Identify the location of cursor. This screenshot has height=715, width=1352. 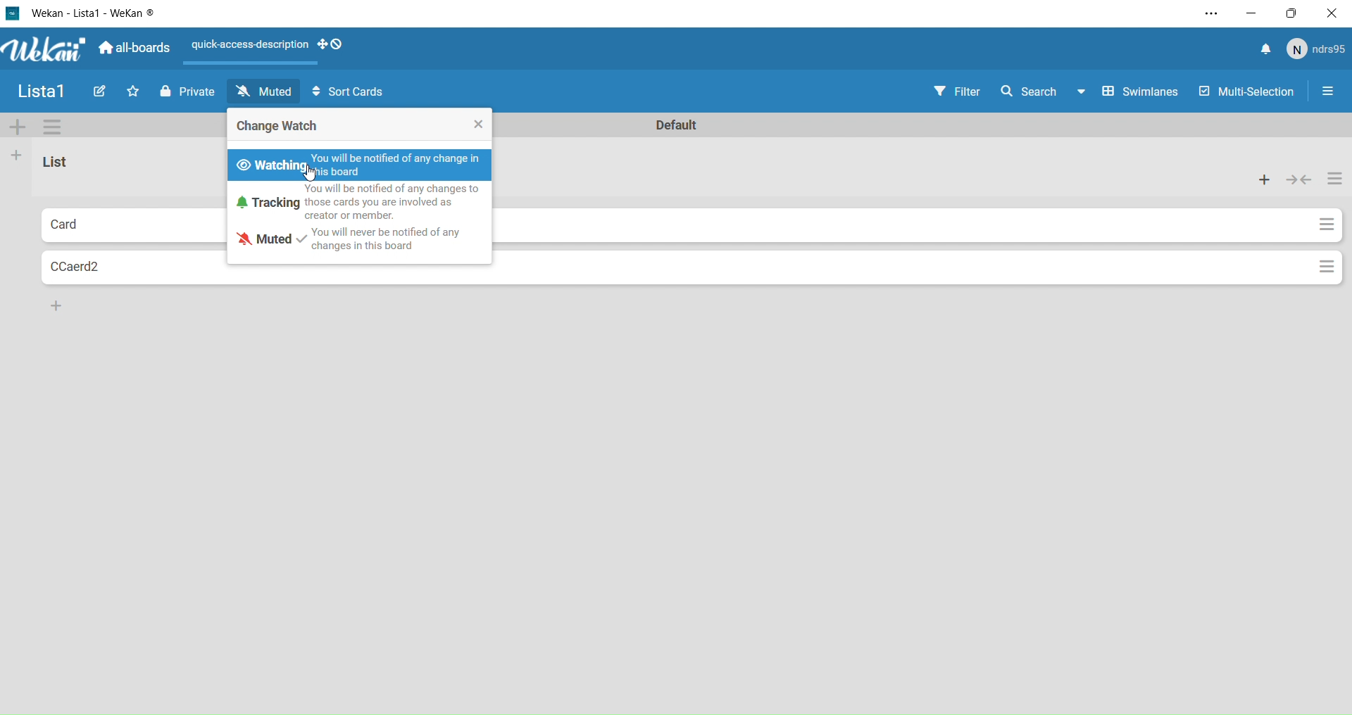
(312, 176).